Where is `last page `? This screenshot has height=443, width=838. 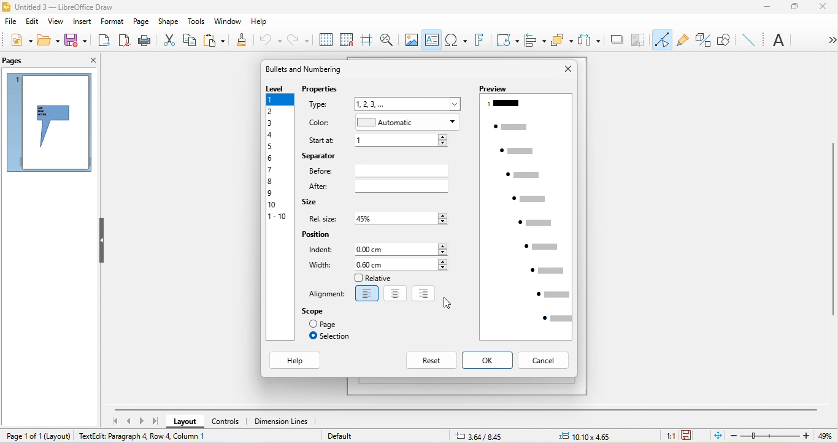
last page  is located at coordinates (158, 422).